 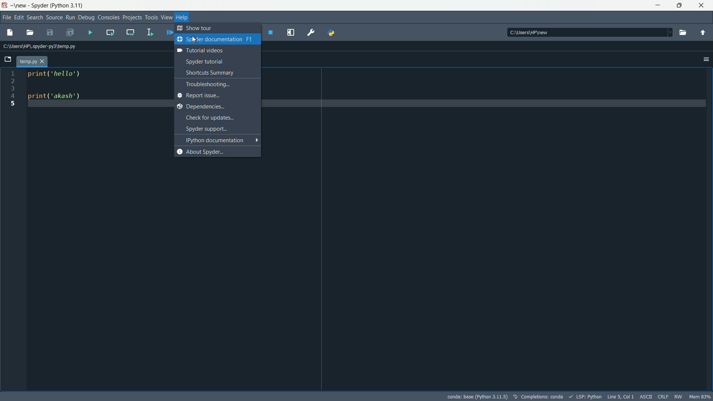 I want to click on view menu, so click(x=166, y=17).